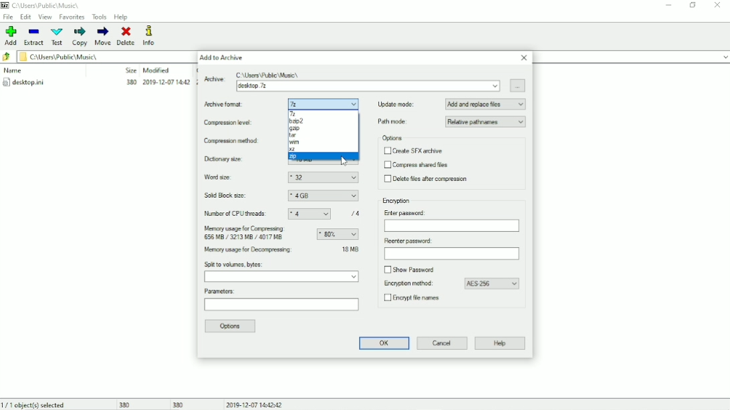  I want to click on Close, so click(718, 5).